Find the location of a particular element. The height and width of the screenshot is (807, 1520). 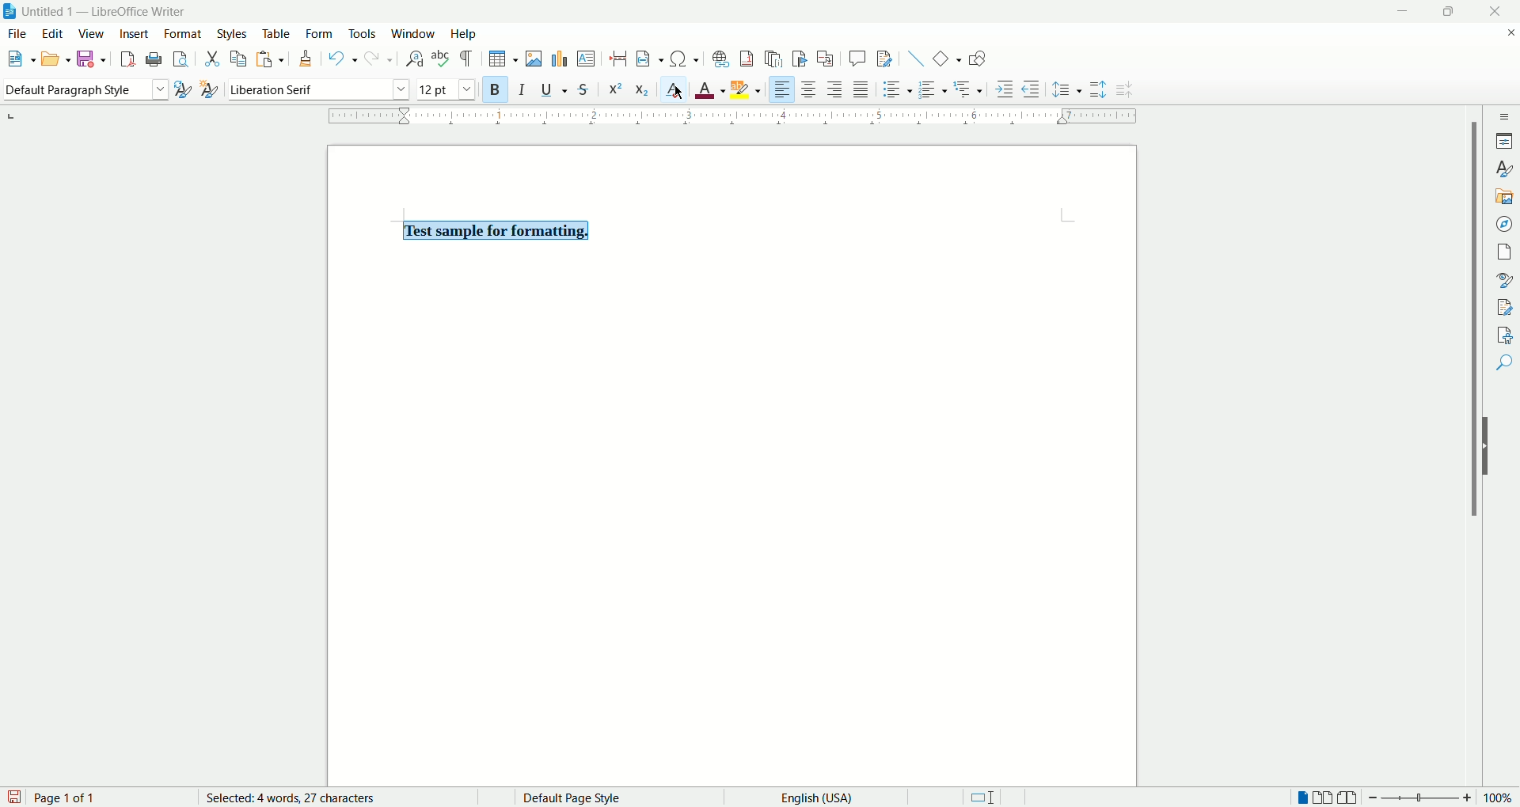

help is located at coordinates (467, 33).